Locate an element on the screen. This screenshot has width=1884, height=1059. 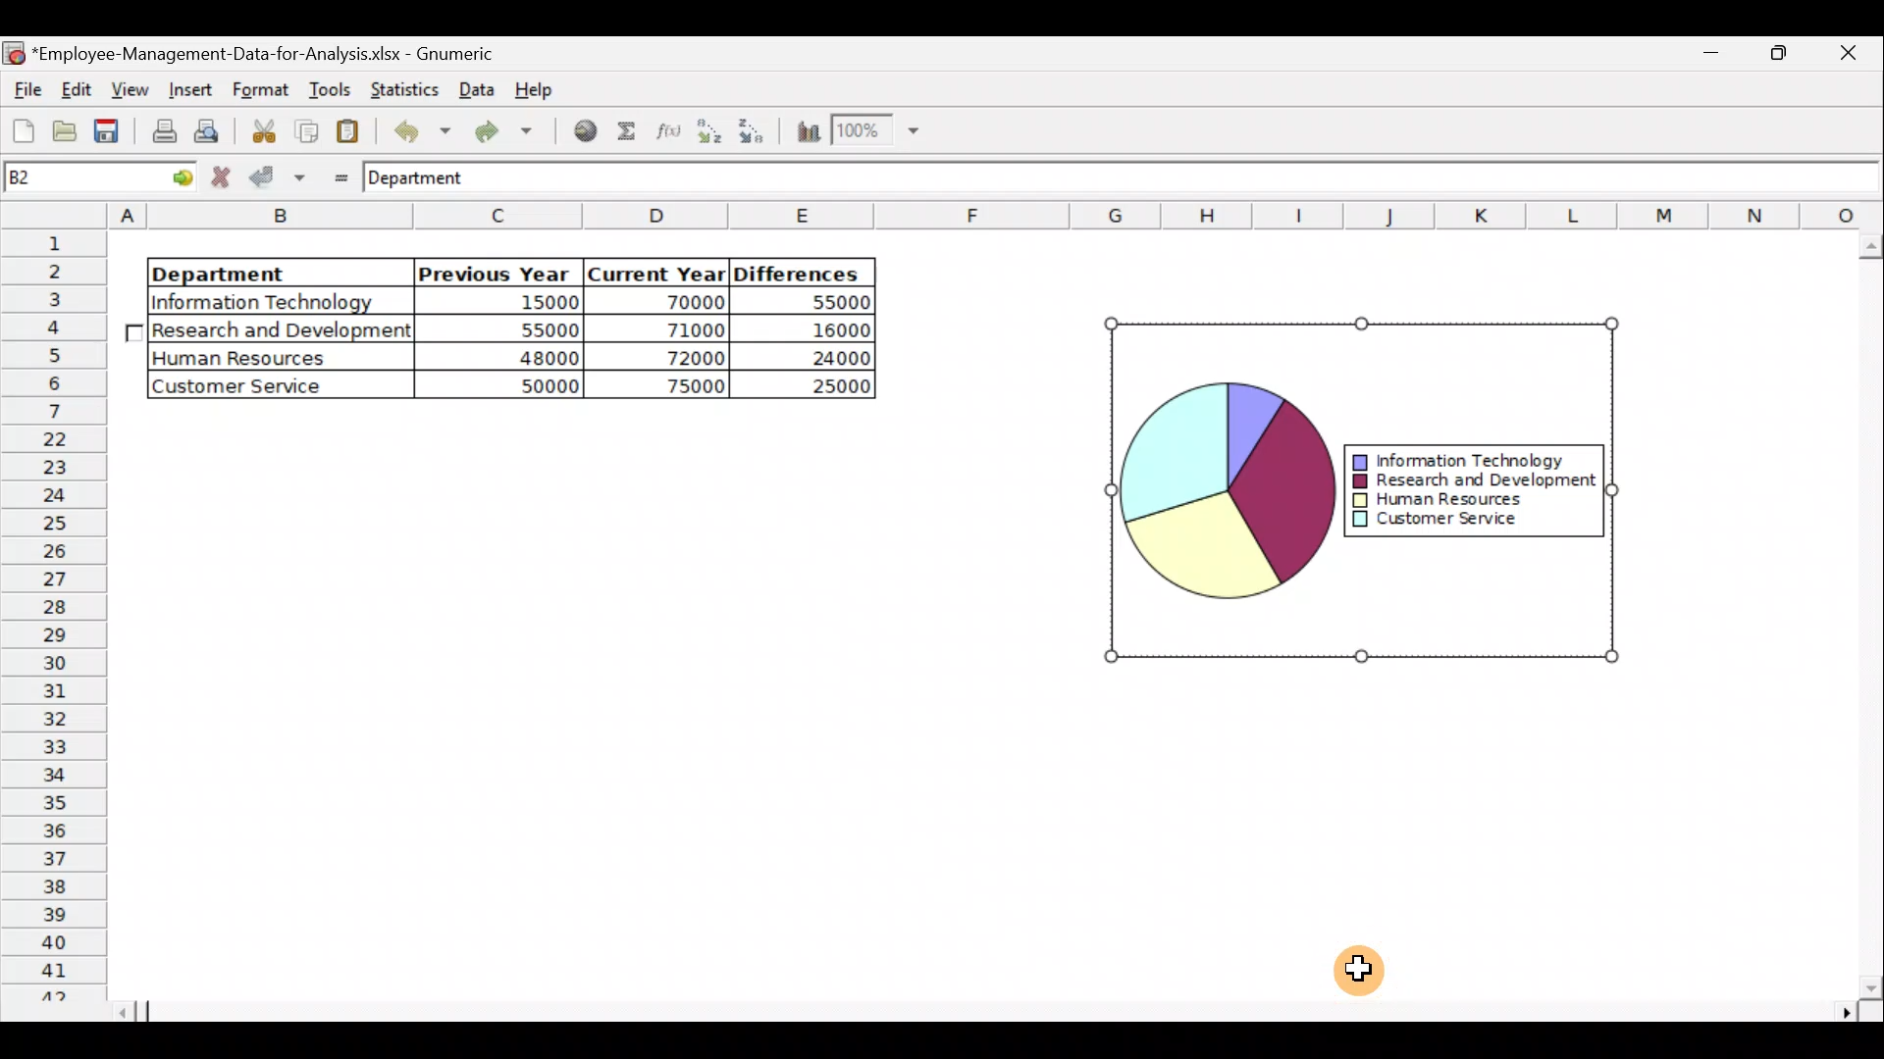
Scroll bar is located at coordinates (1001, 1013).